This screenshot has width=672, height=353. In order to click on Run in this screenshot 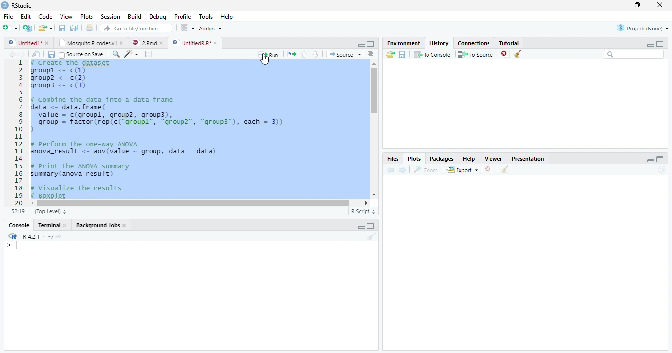, I will do `click(269, 54)`.